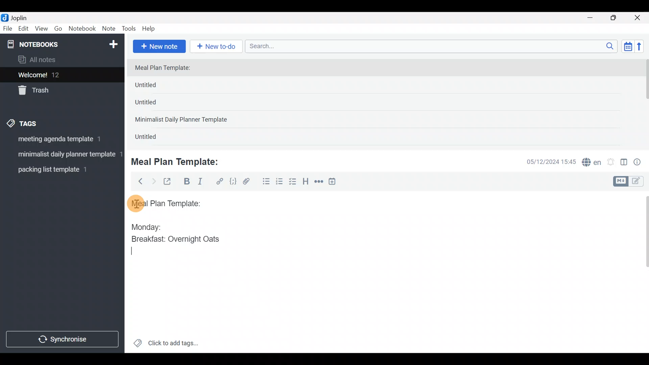  I want to click on Tag 2, so click(62, 155).